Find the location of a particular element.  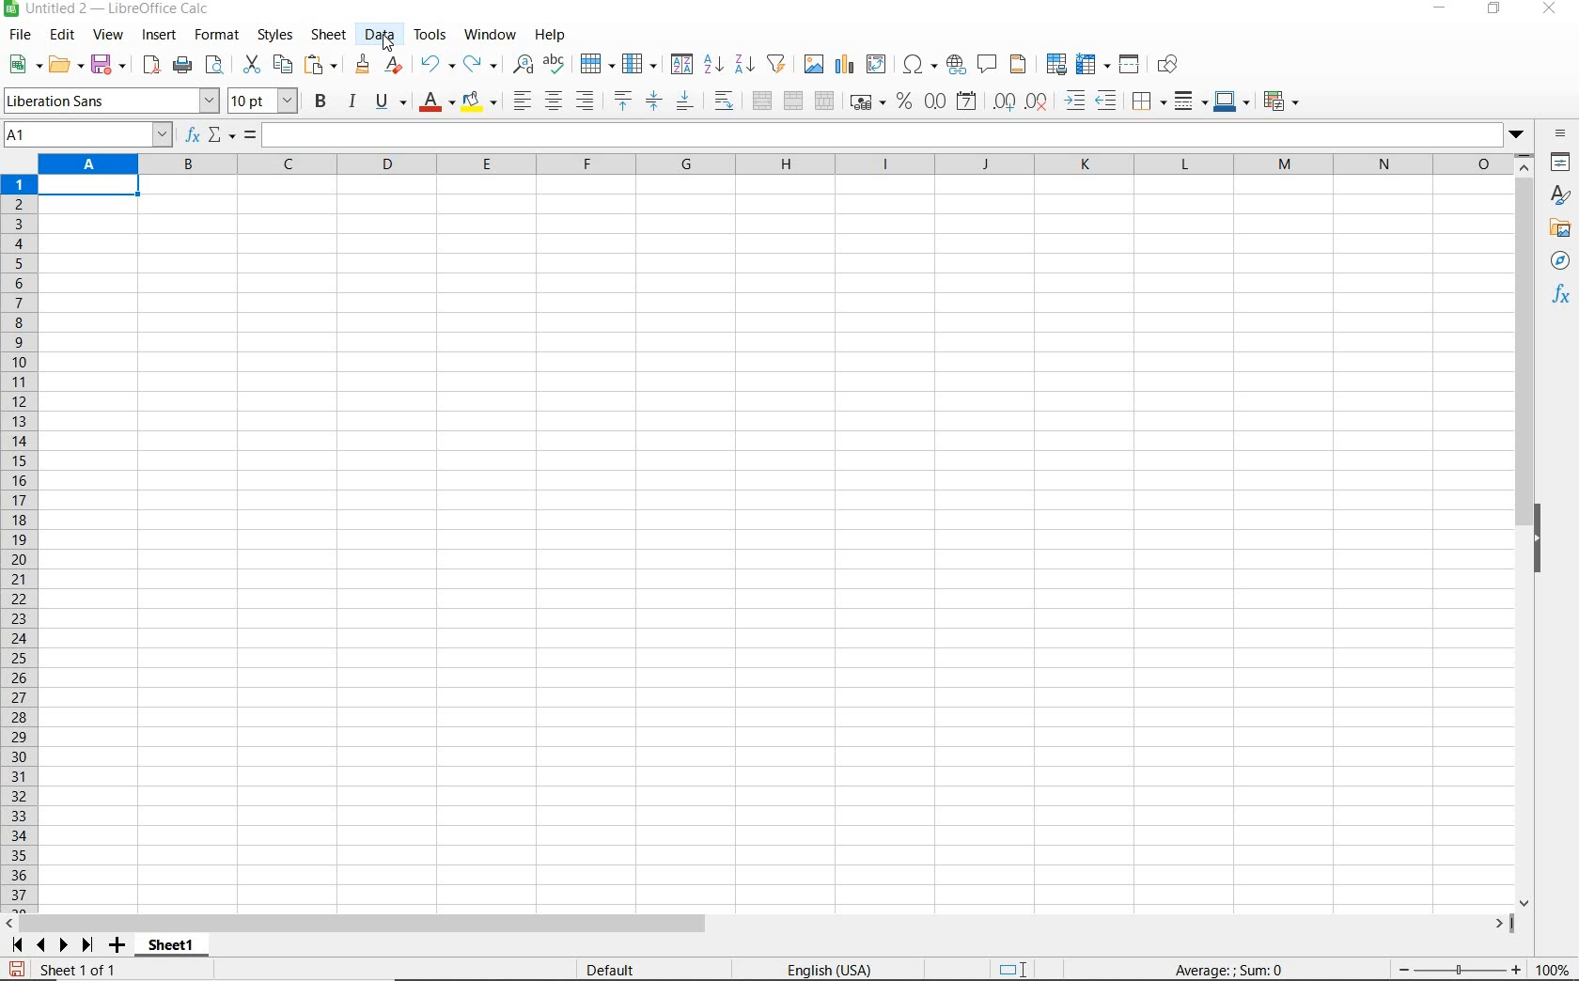

autofilter is located at coordinates (775, 64).